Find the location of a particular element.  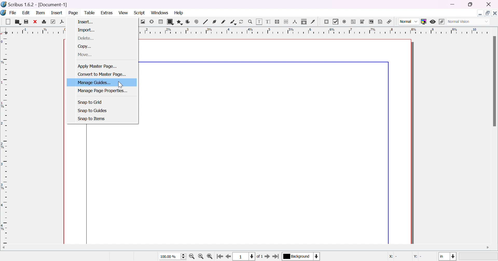

copy is located at coordinates (85, 46).